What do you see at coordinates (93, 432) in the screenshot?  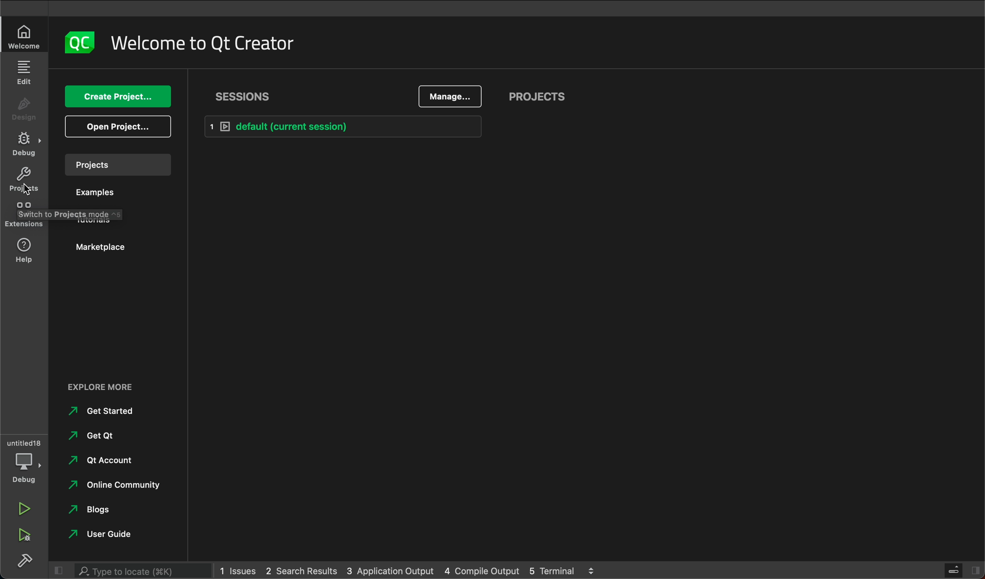 I see `get qt` at bounding box center [93, 432].